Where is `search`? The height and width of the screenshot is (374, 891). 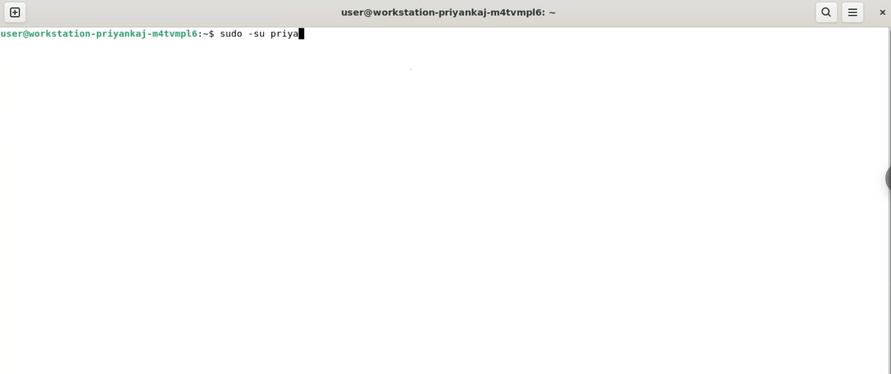
search is located at coordinates (827, 12).